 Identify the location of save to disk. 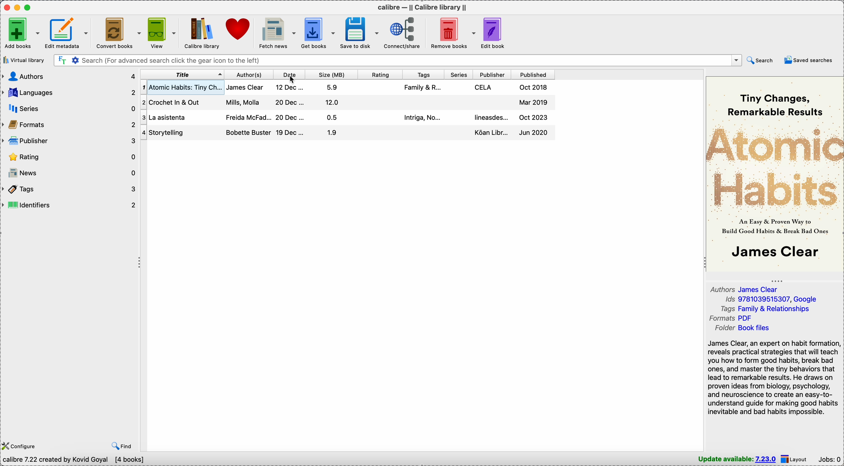
(360, 32).